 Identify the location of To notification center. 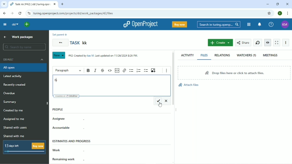
(260, 24).